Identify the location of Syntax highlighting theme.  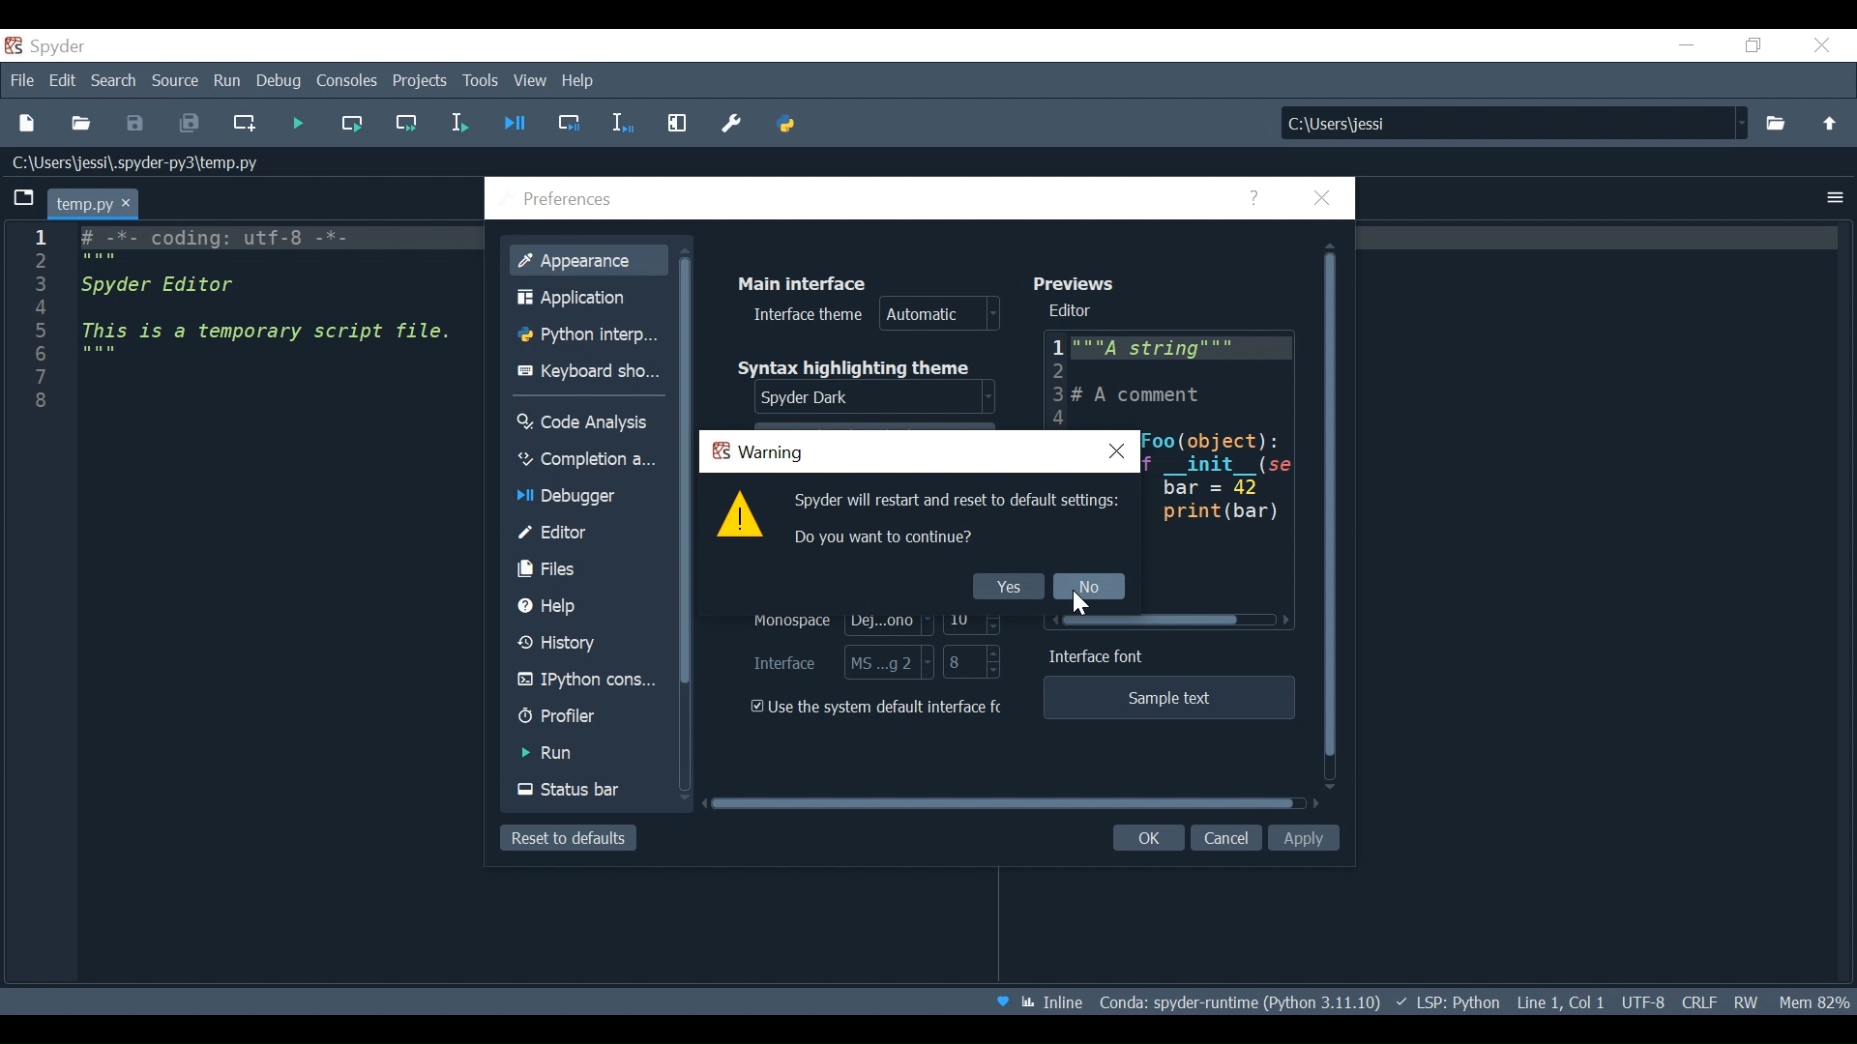
(856, 367).